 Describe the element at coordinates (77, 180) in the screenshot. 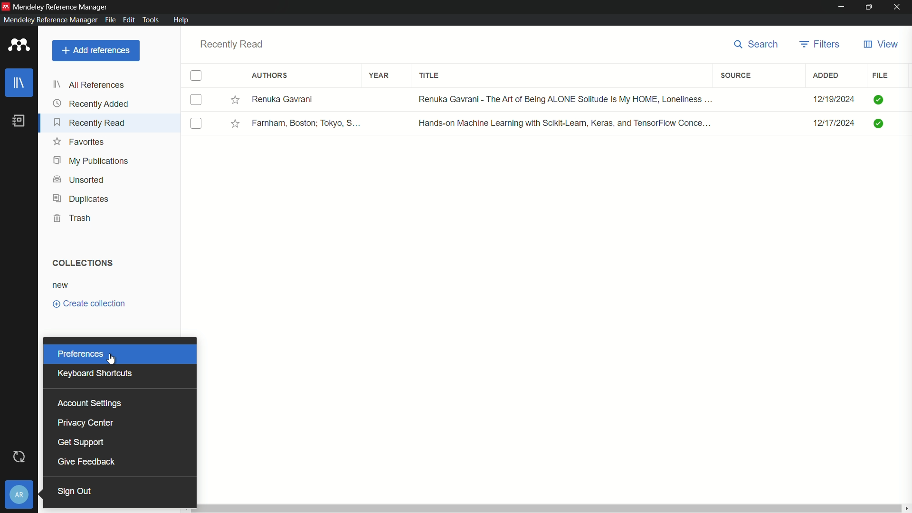

I see `unsorted` at that location.